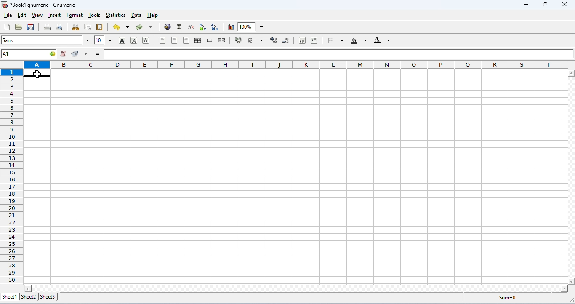 The height and width of the screenshot is (304, 575). Describe the element at coordinates (144, 27) in the screenshot. I see `redo` at that location.